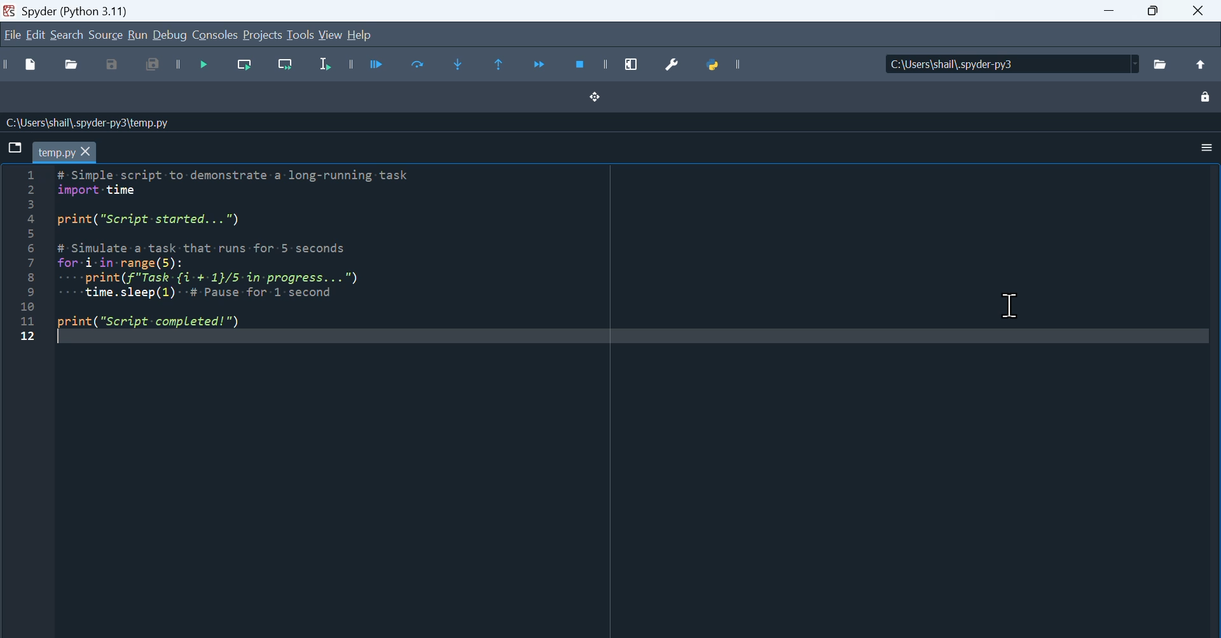  What do you see at coordinates (245, 249) in the screenshot?
I see `Simple script to demonstrate a long running task` at bounding box center [245, 249].